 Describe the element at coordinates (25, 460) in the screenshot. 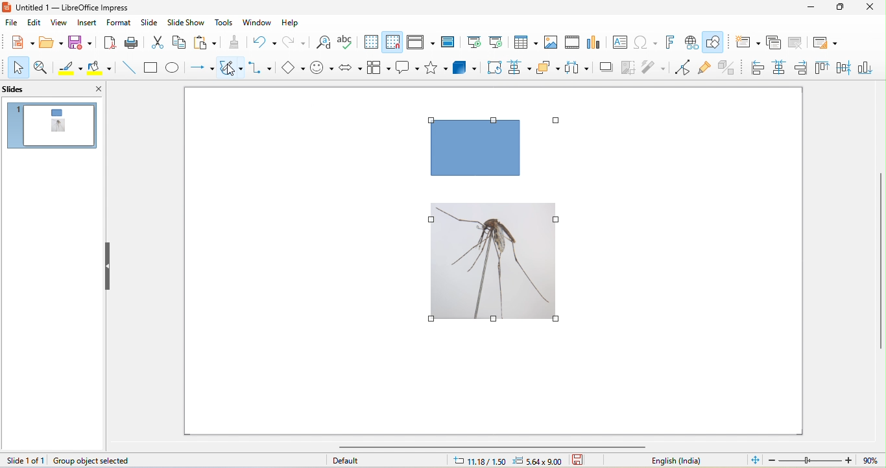

I see `slide 1 of 1` at that location.